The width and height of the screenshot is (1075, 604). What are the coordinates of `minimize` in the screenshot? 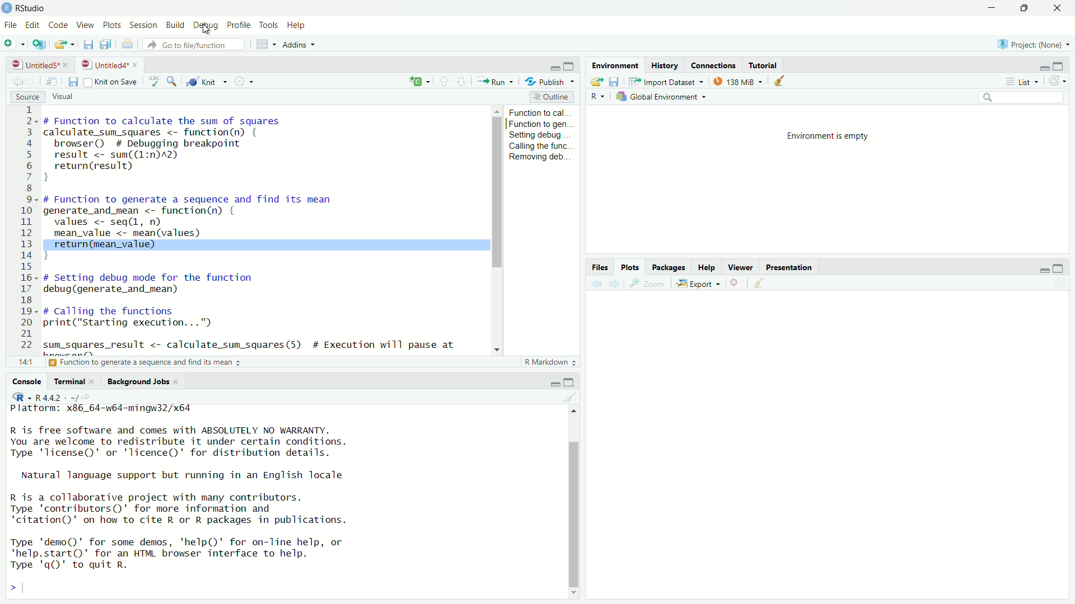 It's located at (1040, 67).